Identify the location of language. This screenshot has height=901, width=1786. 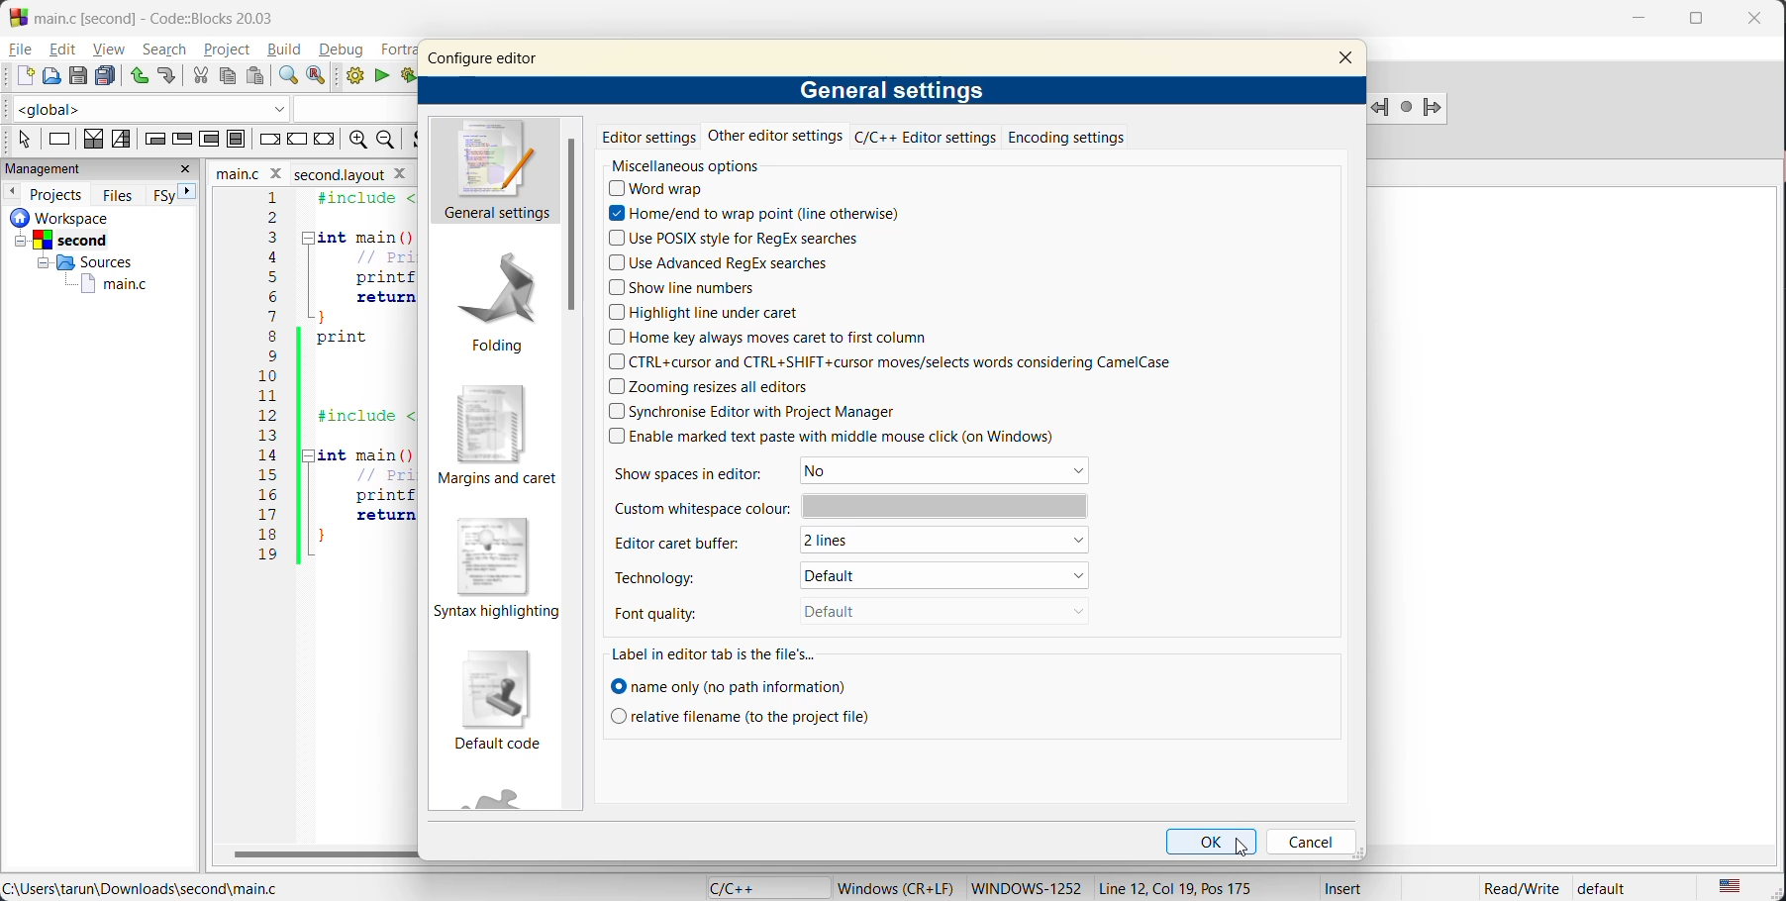
(757, 886).